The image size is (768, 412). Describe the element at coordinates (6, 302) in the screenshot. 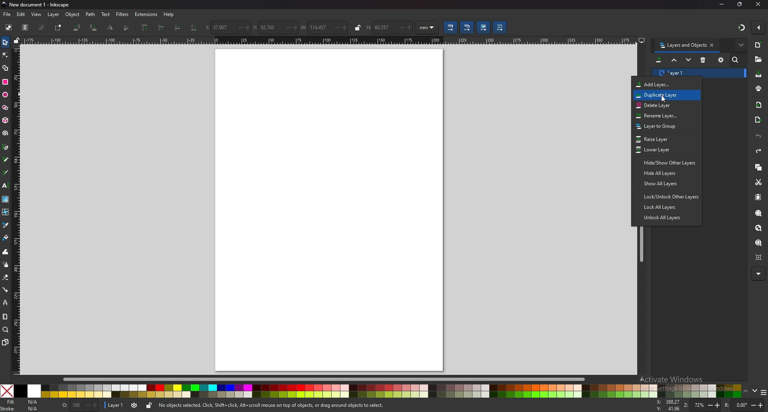

I see `lpe` at that location.